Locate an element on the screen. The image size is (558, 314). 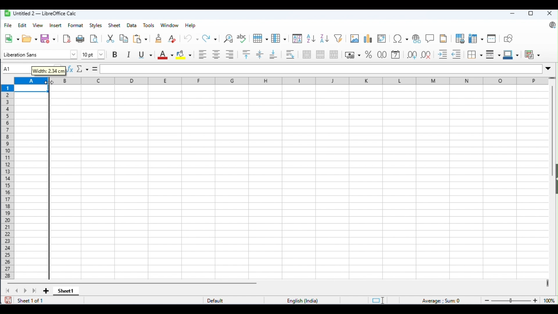
Untitled2-LibreOffice Calc is located at coordinates (41, 13).